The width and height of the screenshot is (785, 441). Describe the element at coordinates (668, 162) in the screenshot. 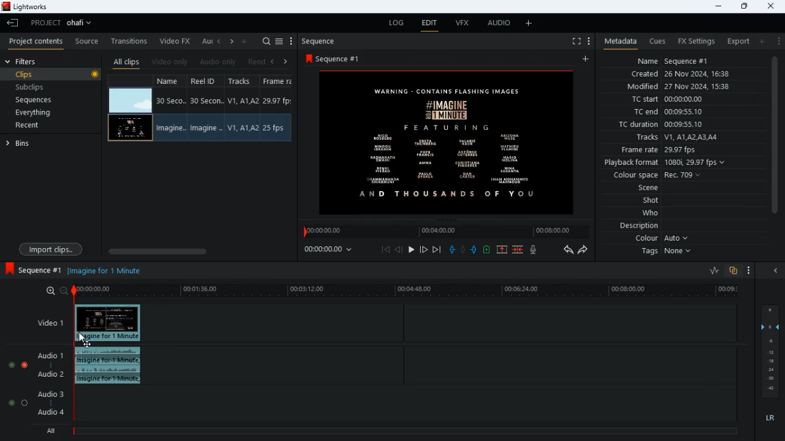

I see `playback format` at that location.